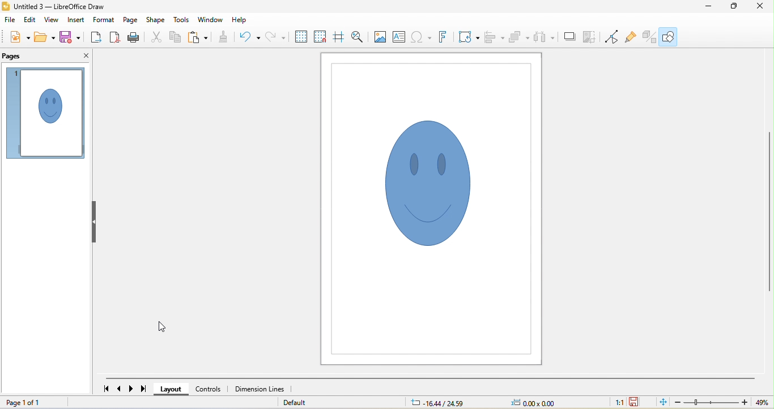 This screenshot has width=774, height=409. What do you see at coordinates (590, 37) in the screenshot?
I see `crop` at bounding box center [590, 37].